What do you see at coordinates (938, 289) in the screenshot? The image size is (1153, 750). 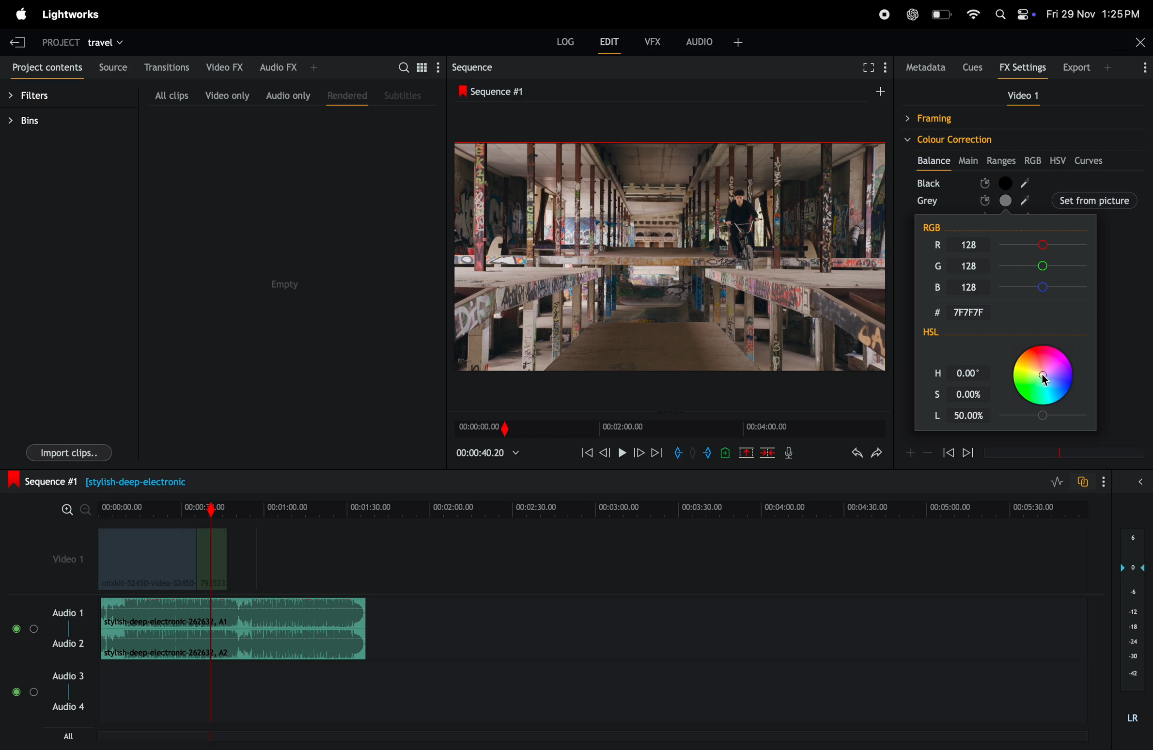 I see `B` at bounding box center [938, 289].